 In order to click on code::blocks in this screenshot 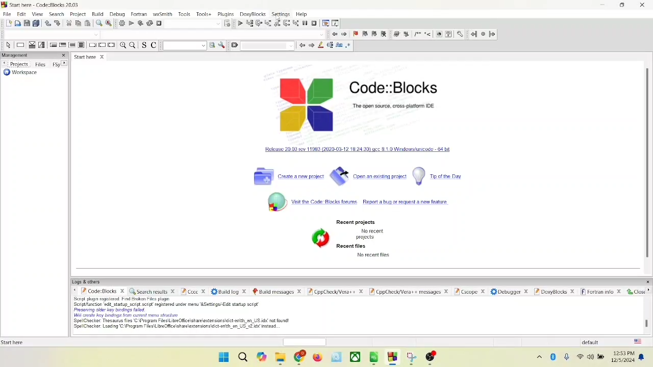, I will do `click(393, 92)`.